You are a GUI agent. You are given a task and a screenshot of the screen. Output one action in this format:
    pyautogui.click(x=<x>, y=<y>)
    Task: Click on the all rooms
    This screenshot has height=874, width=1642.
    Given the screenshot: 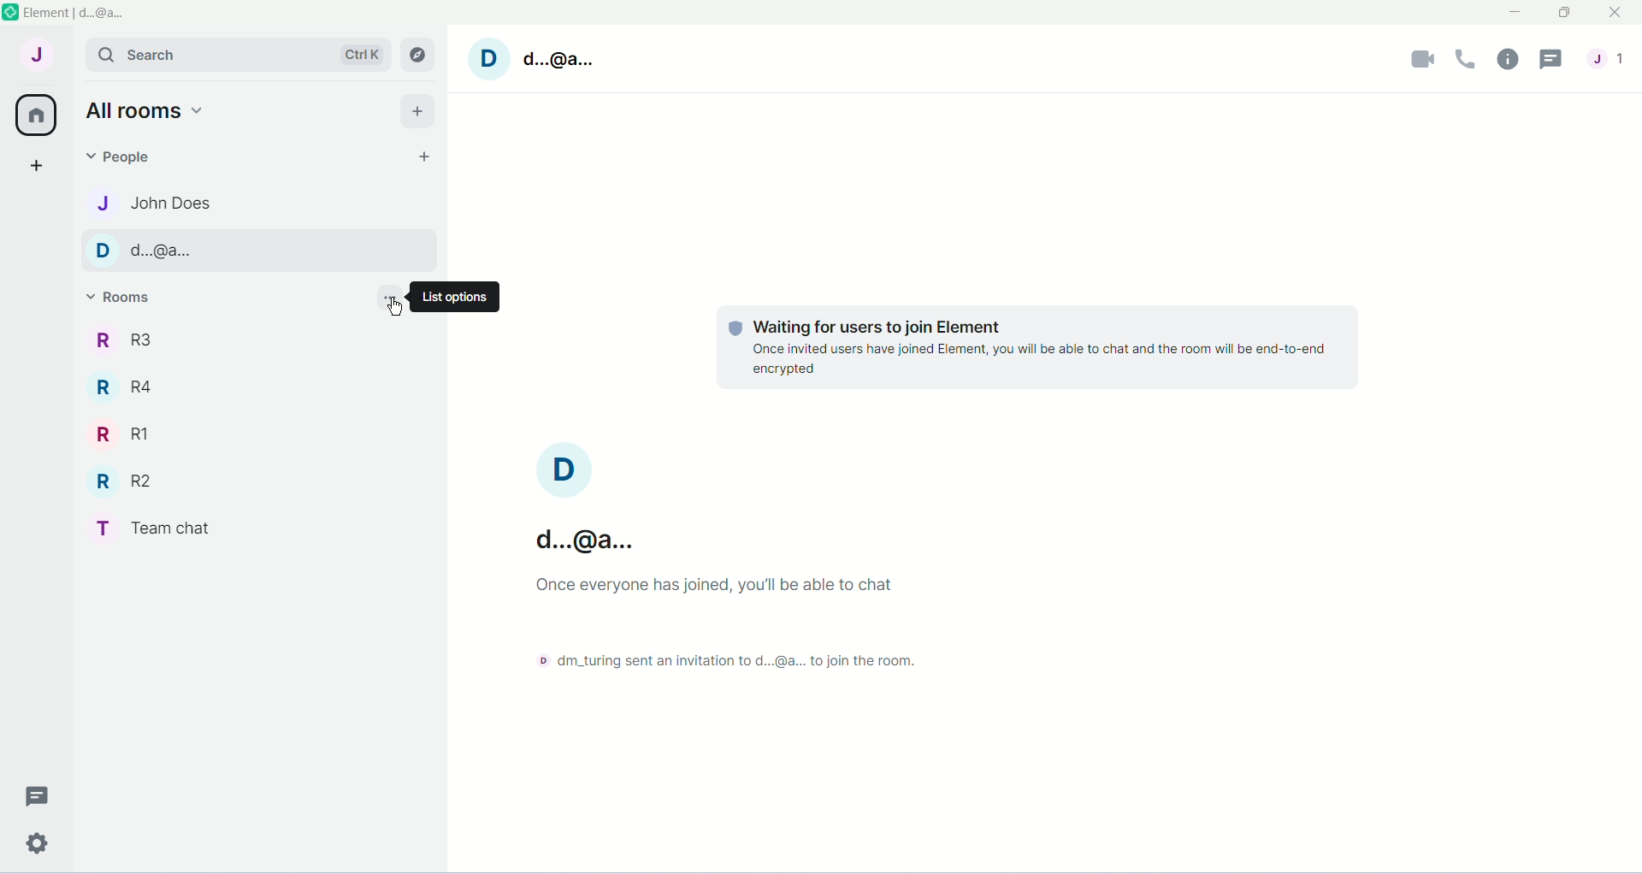 What is the action you would take?
    pyautogui.click(x=147, y=109)
    